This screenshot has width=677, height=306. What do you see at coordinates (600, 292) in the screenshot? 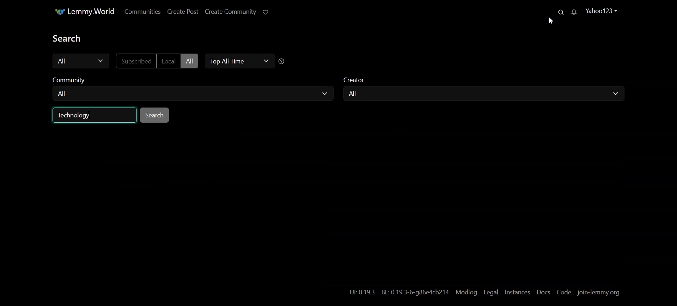
I see `join-lemmy.org` at bounding box center [600, 292].